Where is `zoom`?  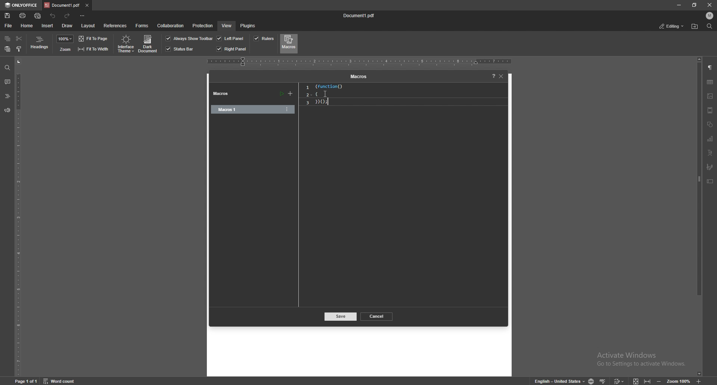
zoom is located at coordinates (679, 381).